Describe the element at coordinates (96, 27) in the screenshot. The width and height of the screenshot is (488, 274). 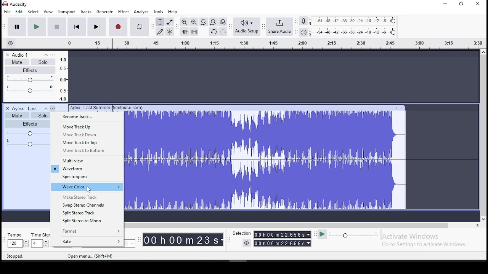
I see `skip to end` at that location.